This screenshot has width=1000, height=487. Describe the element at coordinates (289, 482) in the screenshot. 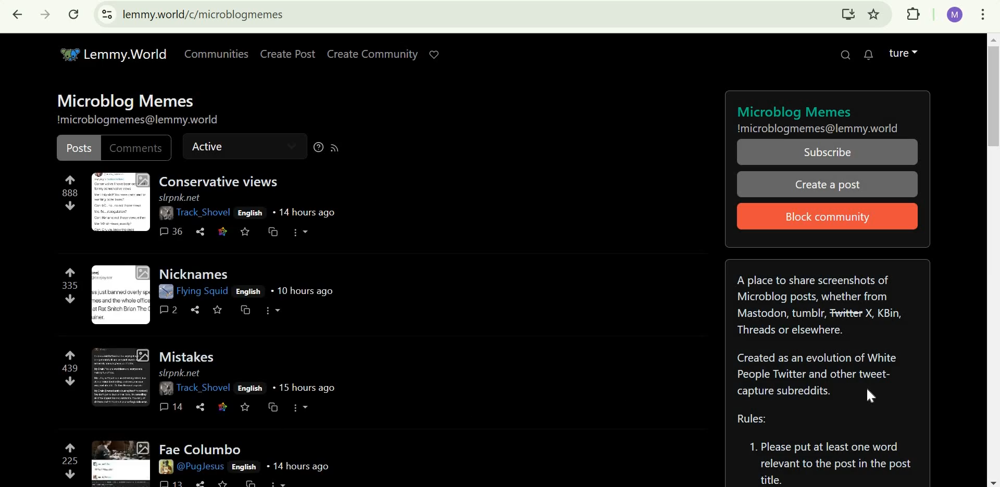

I see `options` at that location.